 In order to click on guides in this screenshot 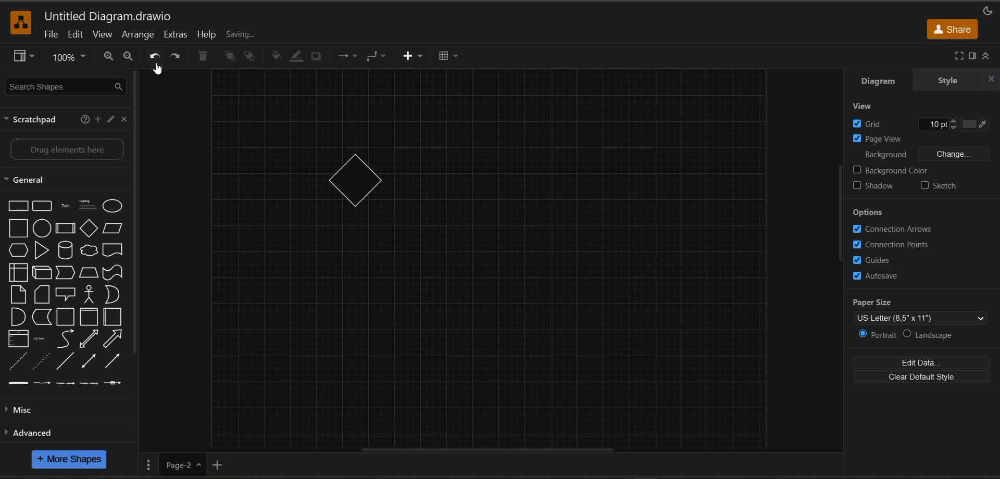, I will do `click(876, 260)`.